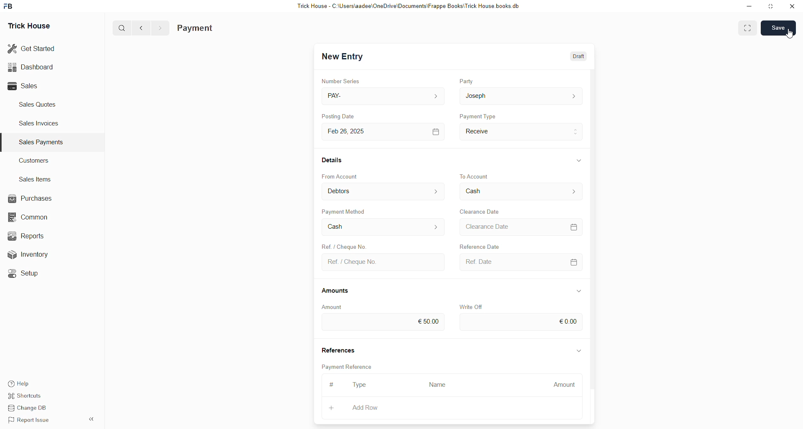 This screenshot has height=429, width=803. What do you see at coordinates (440, 386) in the screenshot?
I see `Name` at bounding box center [440, 386].